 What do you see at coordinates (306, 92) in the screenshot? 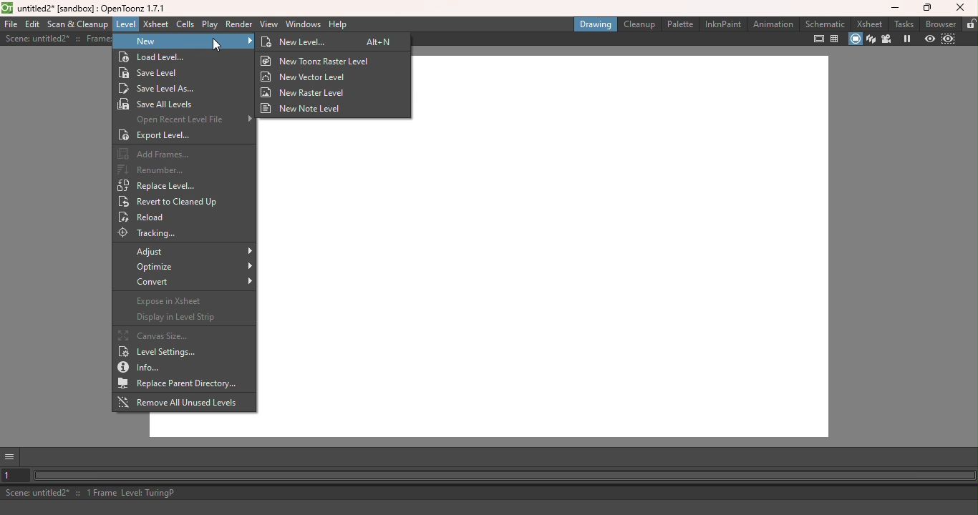
I see `New raster level` at bounding box center [306, 92].